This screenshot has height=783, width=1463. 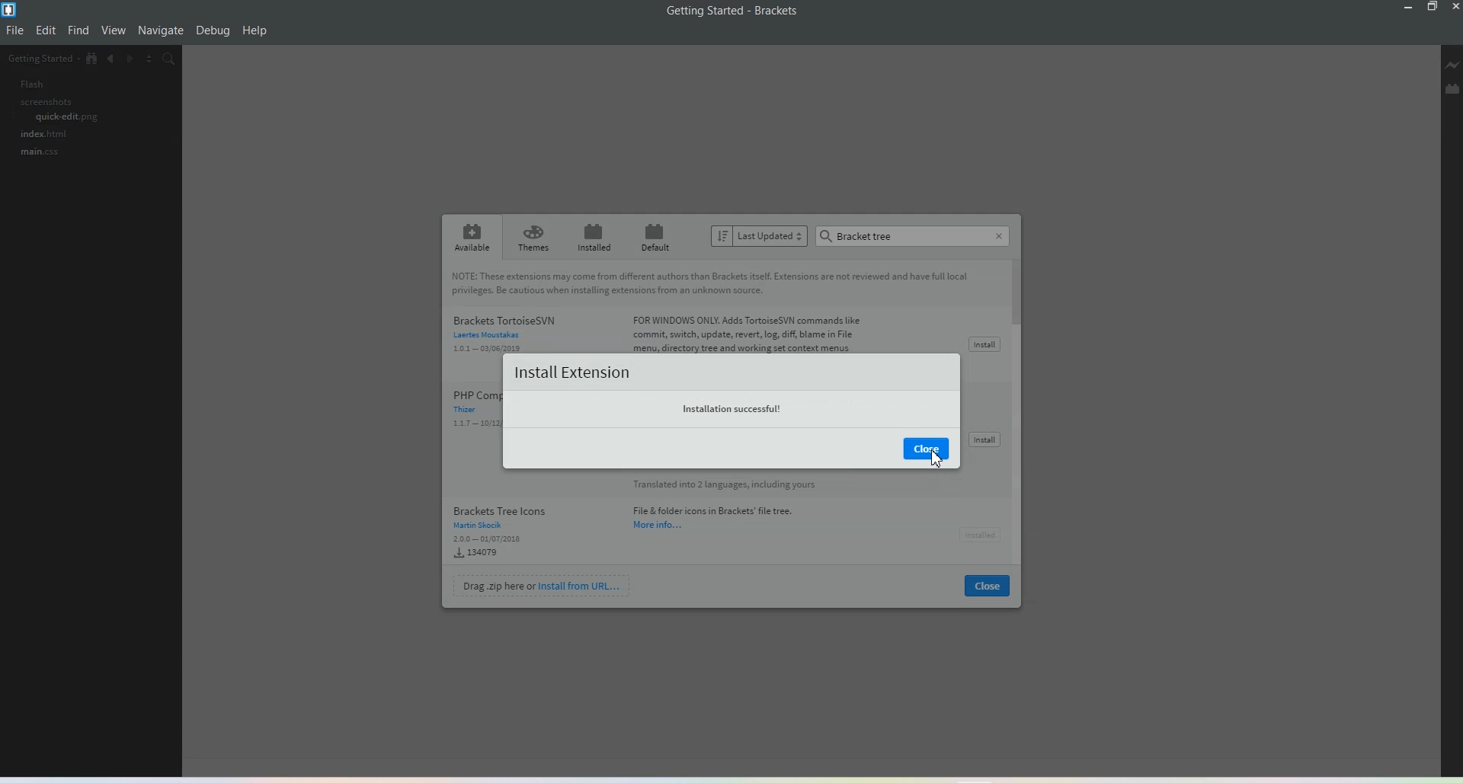 What do you see at coordinates (534, 238) in the screenshot?
I see `Theme` at bounding box center [534, 238].